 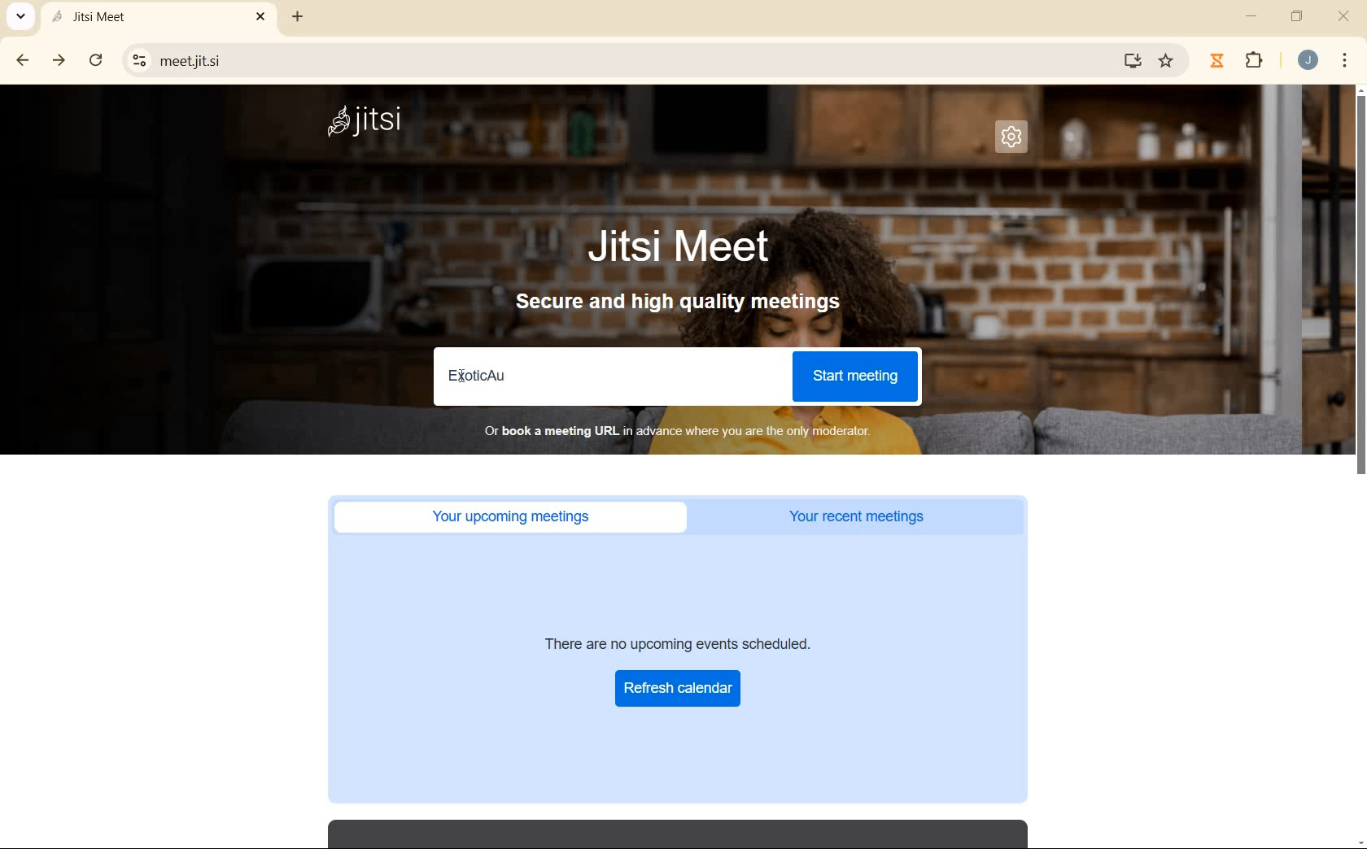 What do you see at coordinates (162, 17) in the screenshot?
I see `current open tan` at bounding box center [162, 17].